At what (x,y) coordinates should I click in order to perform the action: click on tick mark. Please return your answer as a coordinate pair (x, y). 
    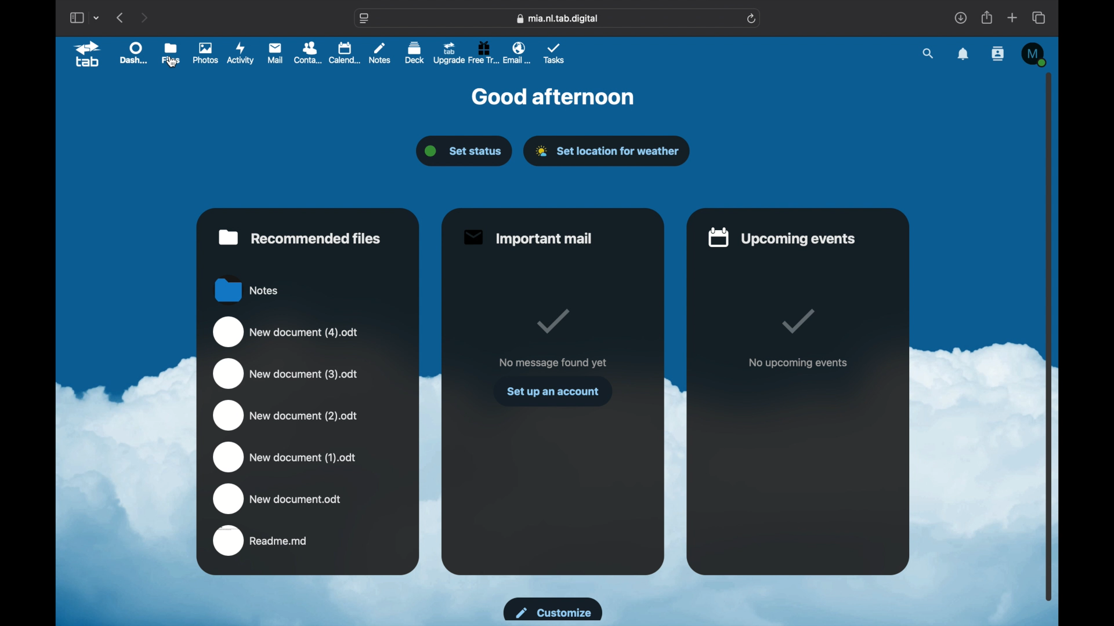
    Looking at the image, I should click on (797, 321).